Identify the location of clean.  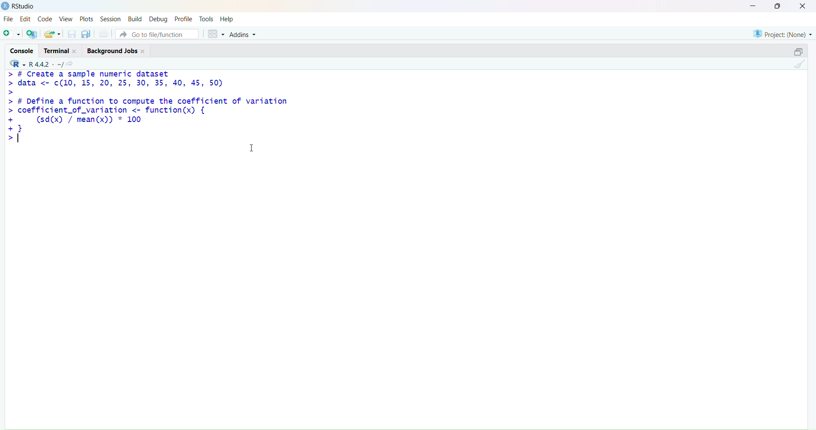
(800, 64).